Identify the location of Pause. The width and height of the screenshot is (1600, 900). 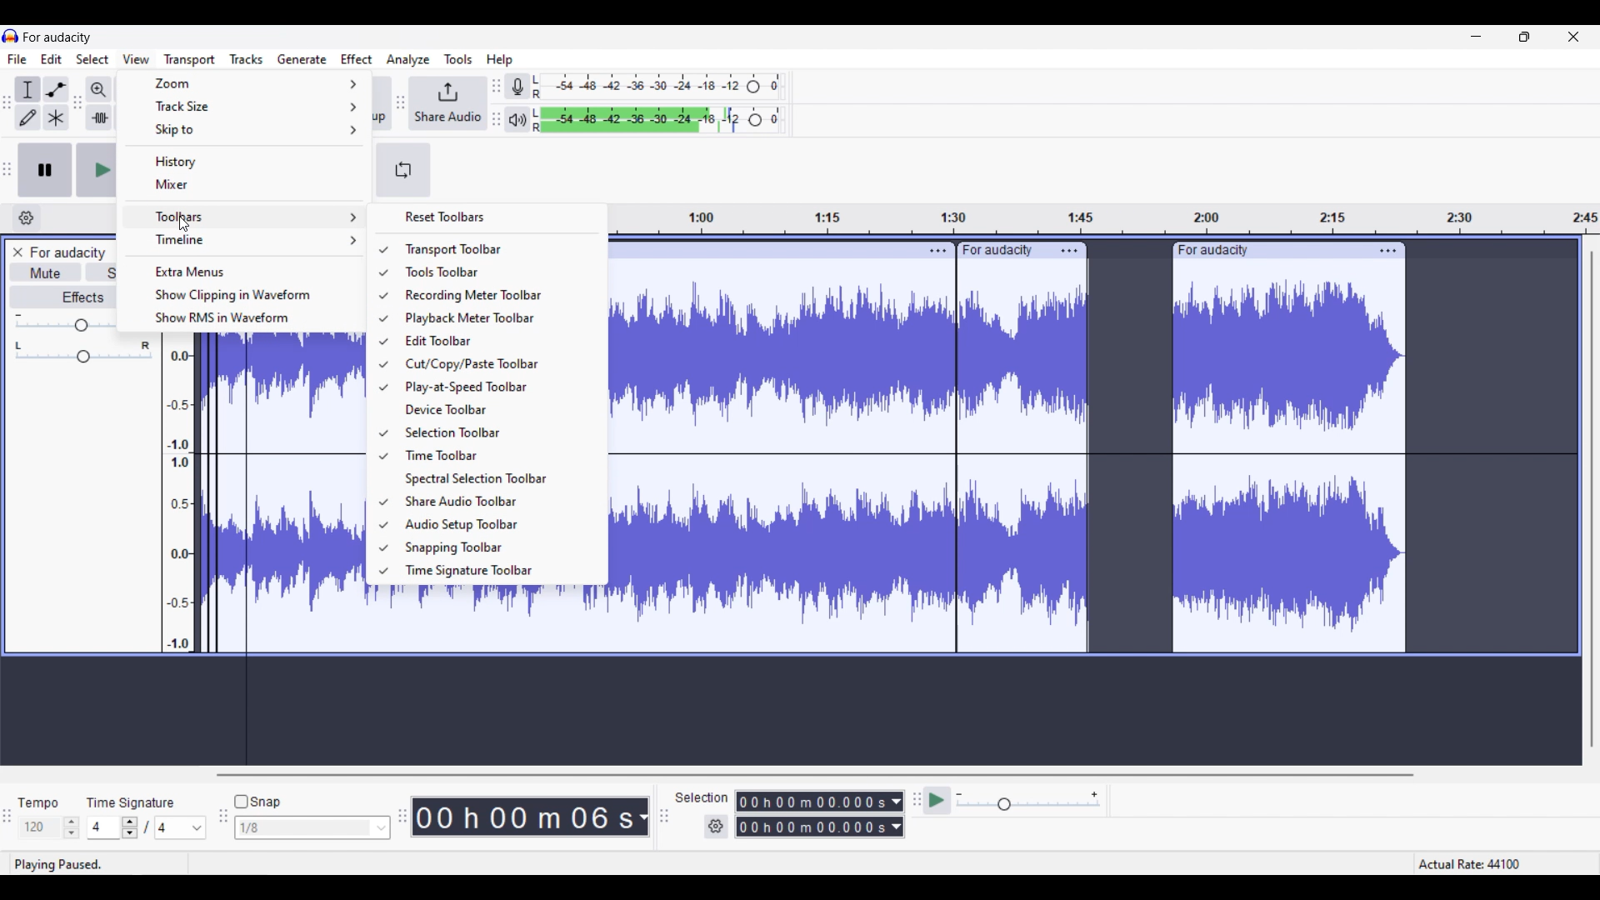
(45, 170).